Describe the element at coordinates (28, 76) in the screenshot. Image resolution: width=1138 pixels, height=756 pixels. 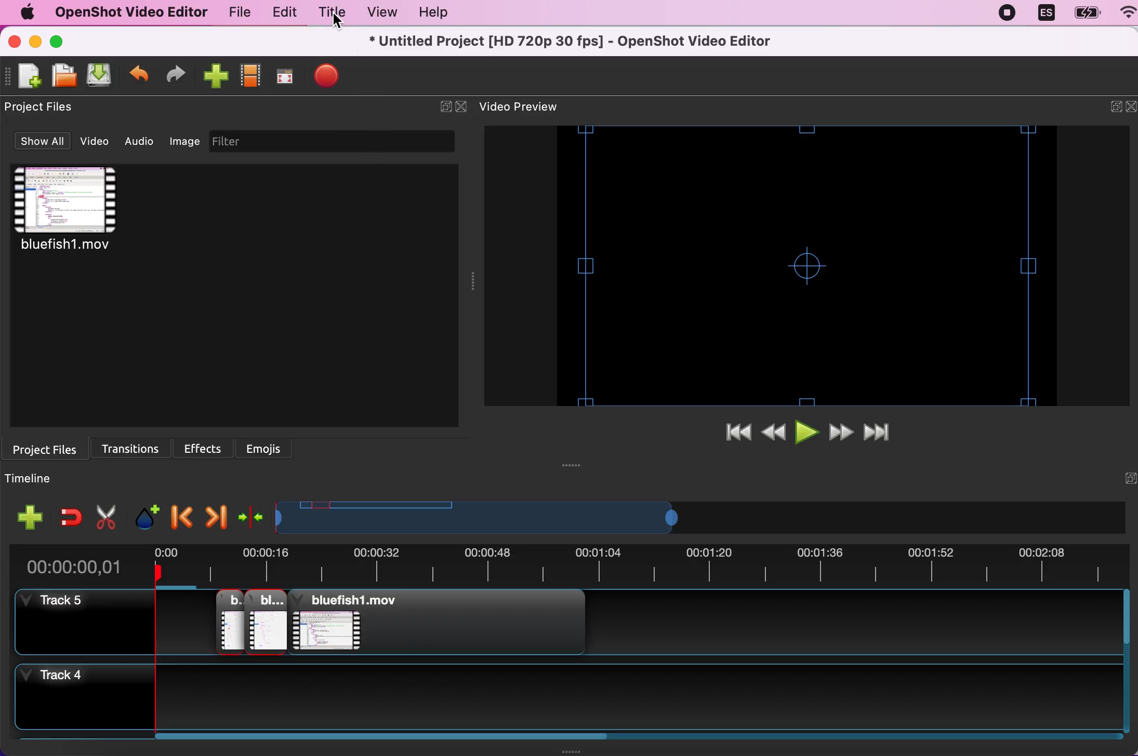
I see `new project` at that location.